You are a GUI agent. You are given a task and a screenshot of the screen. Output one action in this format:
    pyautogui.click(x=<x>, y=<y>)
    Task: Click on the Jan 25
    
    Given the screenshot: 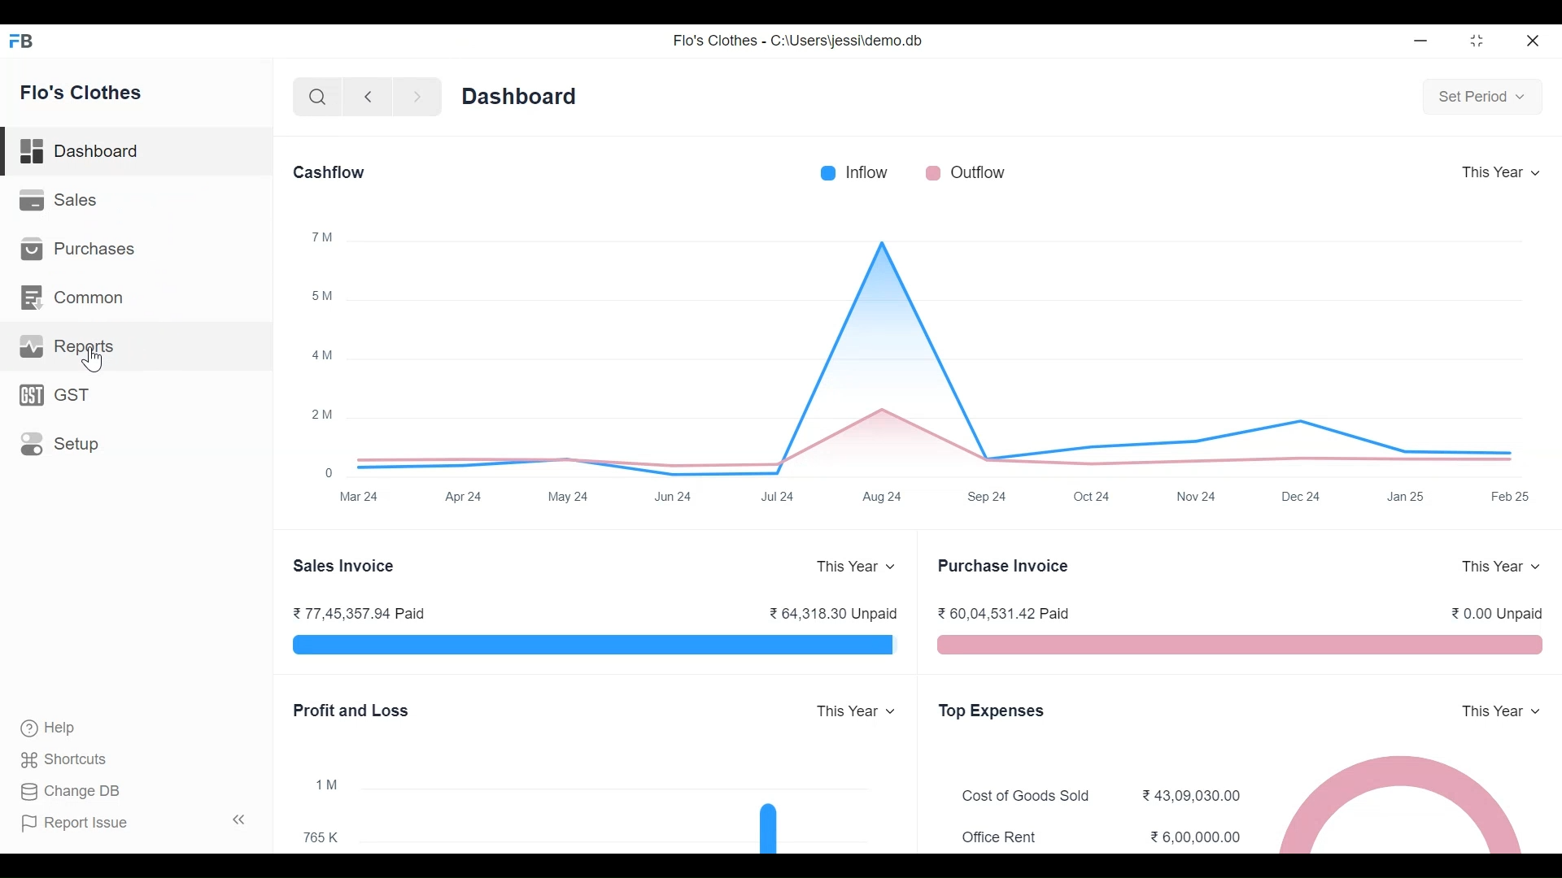 What is the action you would take?
    pyautogui.click(x=1406, y=495)
    